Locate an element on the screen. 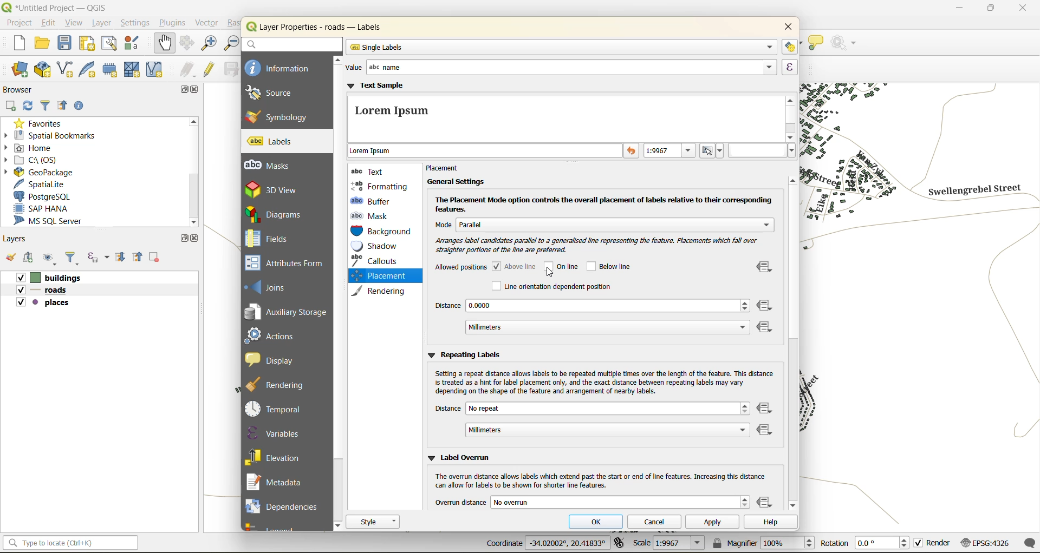 The image size is (1040, 553). project is located at coordinates (19, 24).